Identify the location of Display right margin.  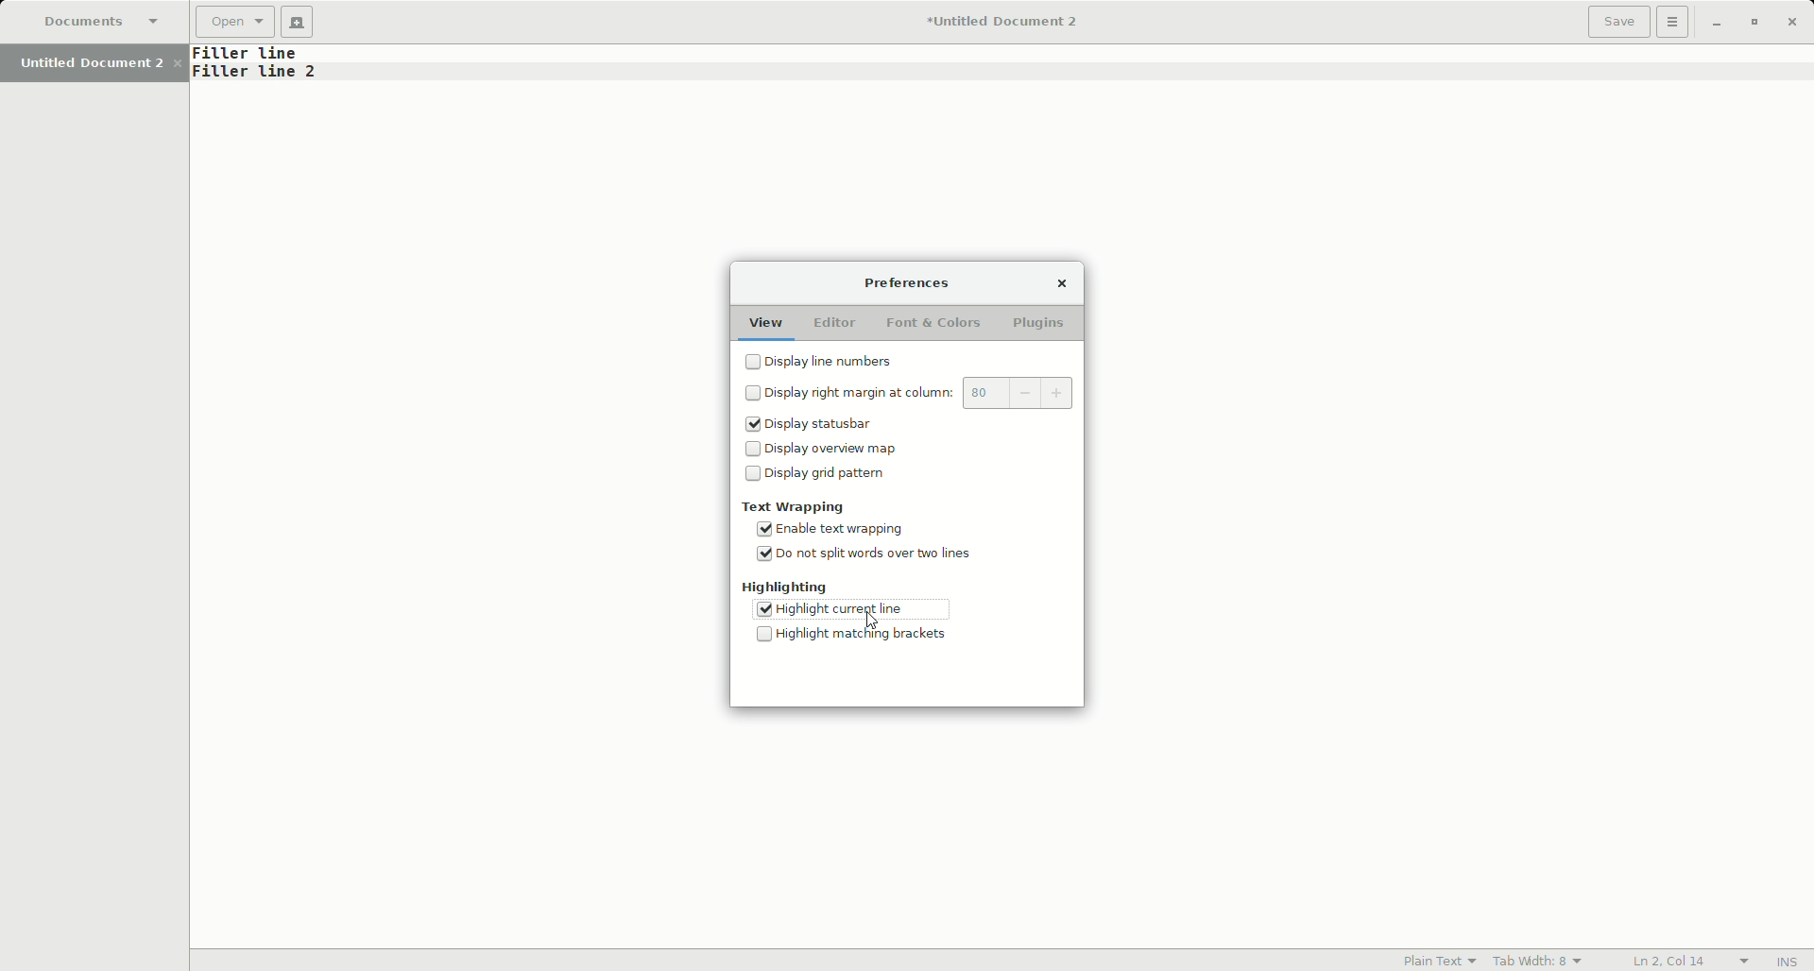
(914, 395).